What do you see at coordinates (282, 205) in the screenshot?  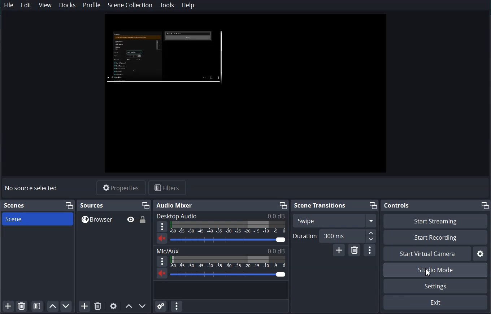 I see `Maximize` at bounding box center [282, 205].